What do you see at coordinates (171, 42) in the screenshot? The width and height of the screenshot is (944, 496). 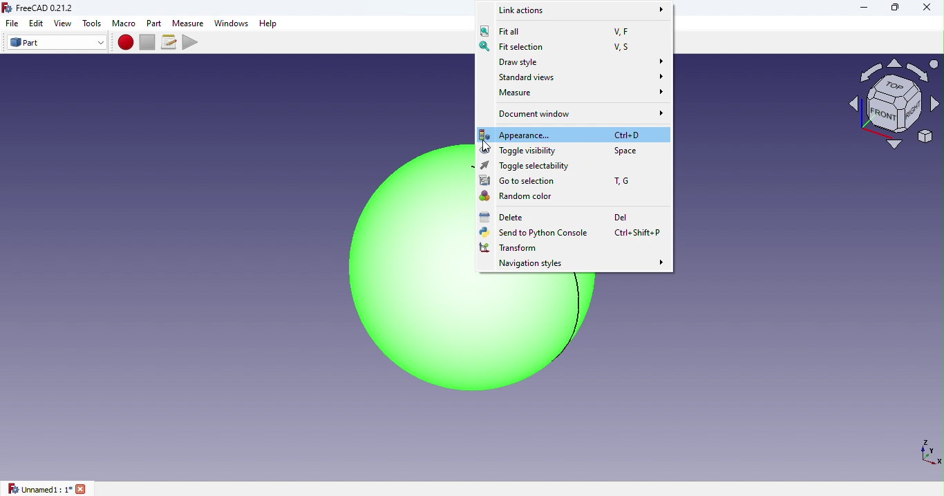 I see `Macros` at bounding box center [171, 42].